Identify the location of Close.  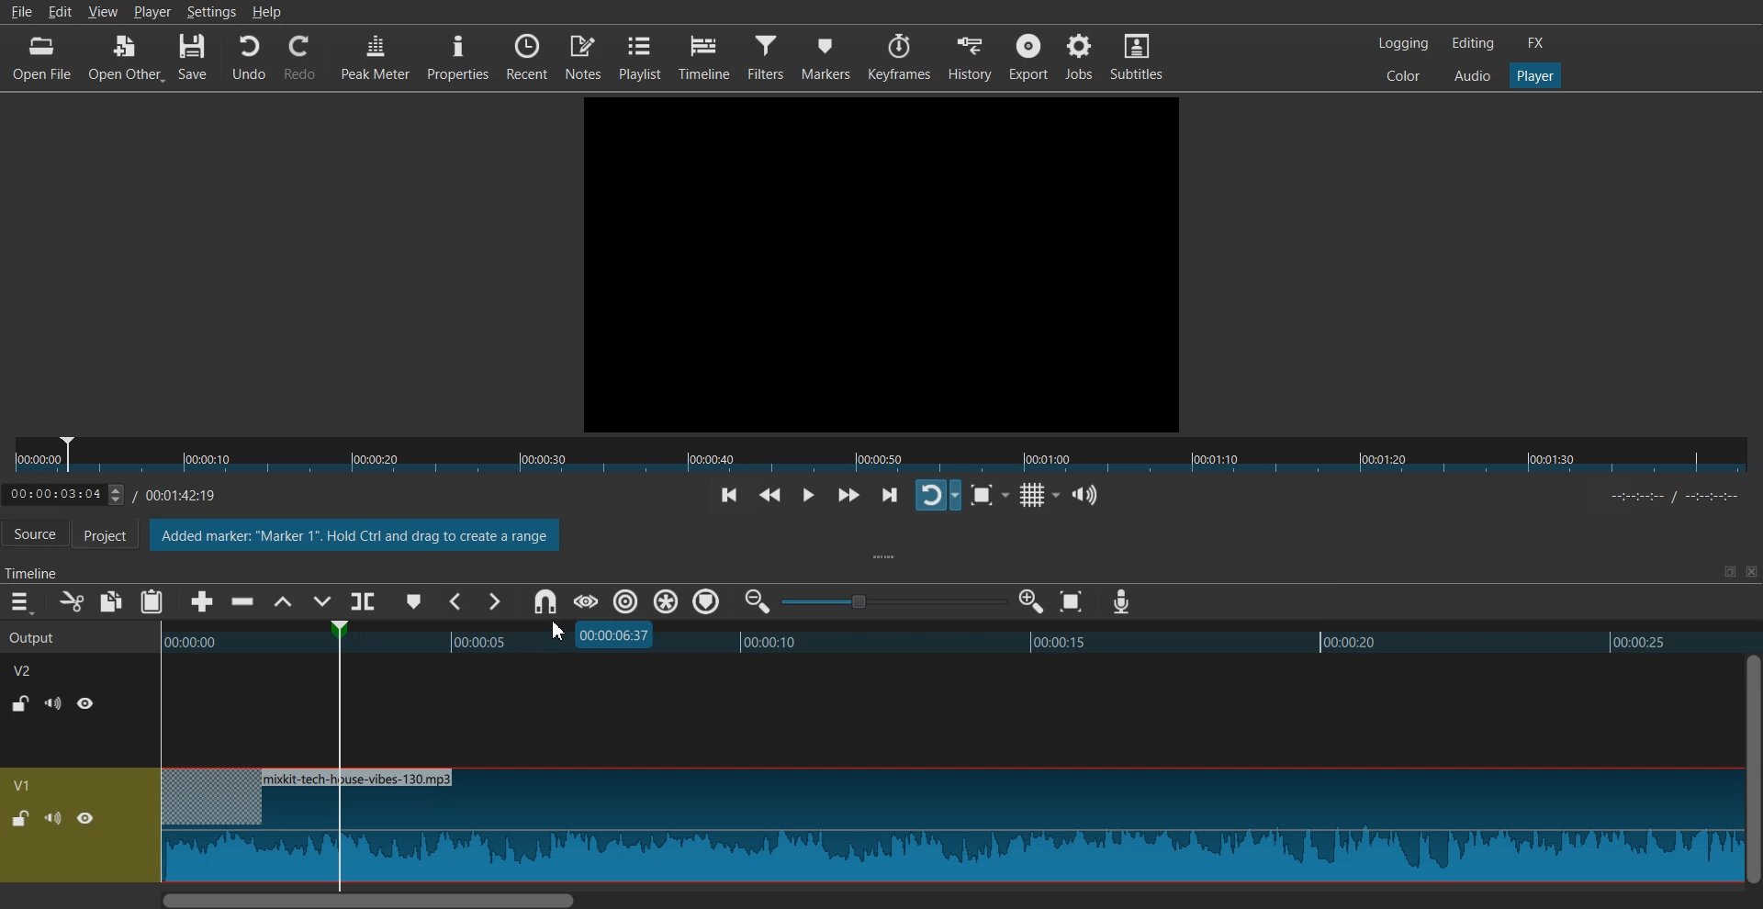
(1749, 572).